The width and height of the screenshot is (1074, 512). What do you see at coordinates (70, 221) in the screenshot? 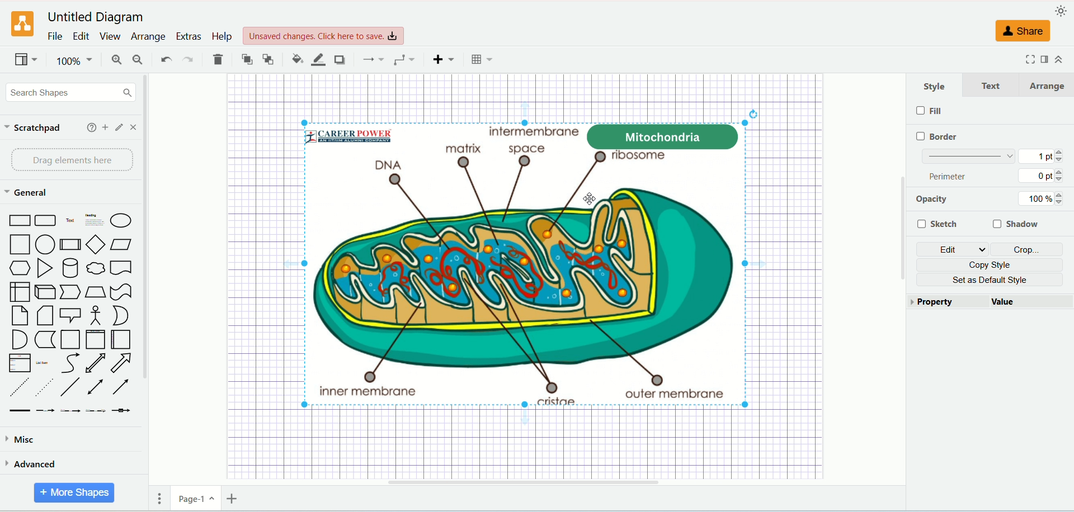
I see `Text` at bounding box center [70, 221].